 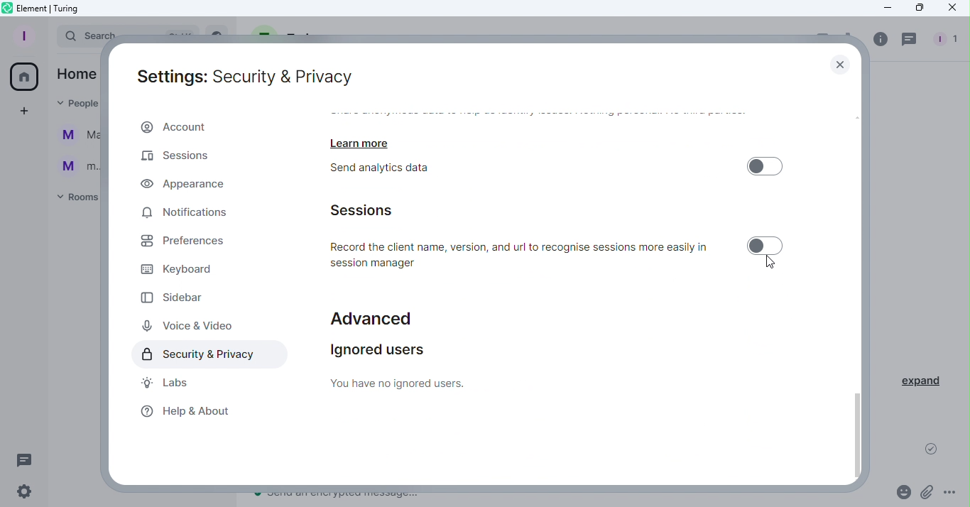 I want to click on Martina Tornello, so click(x=76, y=137).